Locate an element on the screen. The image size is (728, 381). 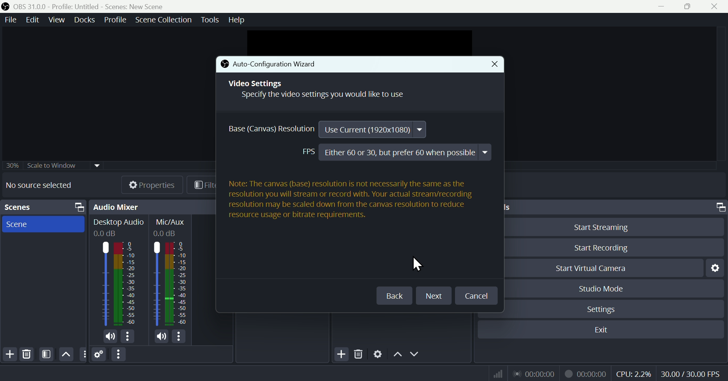
Studio Mode is located at coordinates (614, 288).